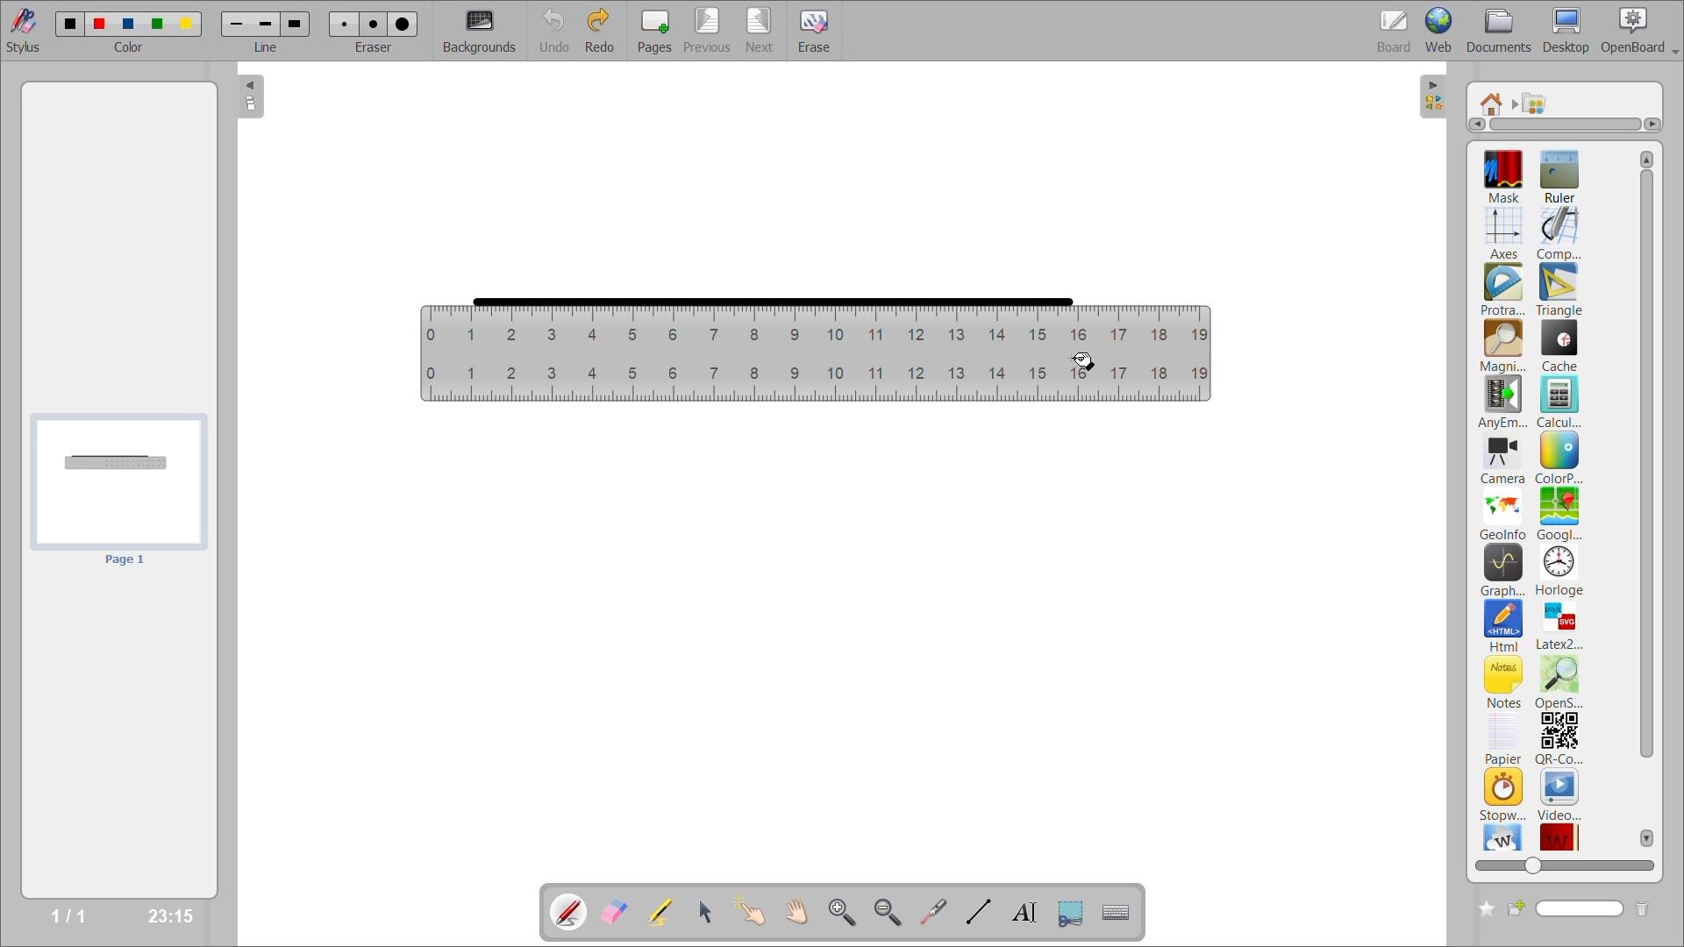 The image size is (1684, 947). Describe the element at coordinates (1074, 911) in the screenshot. I see `capture part of the screen` at that location.